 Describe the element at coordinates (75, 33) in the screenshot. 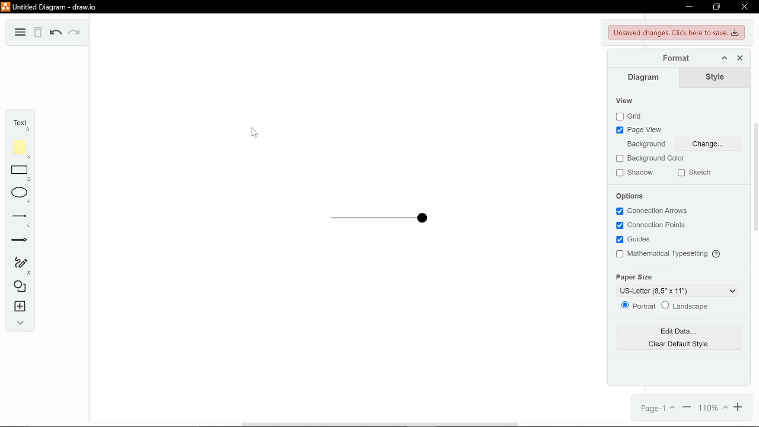

I see `Redo` at that location.